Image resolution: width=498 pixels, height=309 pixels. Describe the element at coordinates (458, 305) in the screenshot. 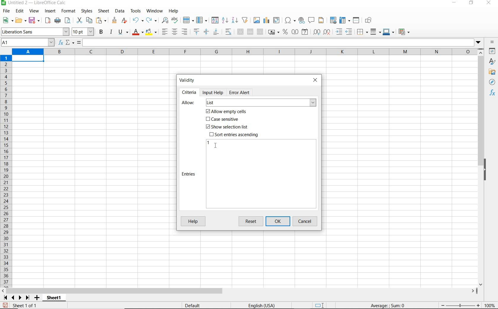

I see `zoom out or zoom in` at that location.